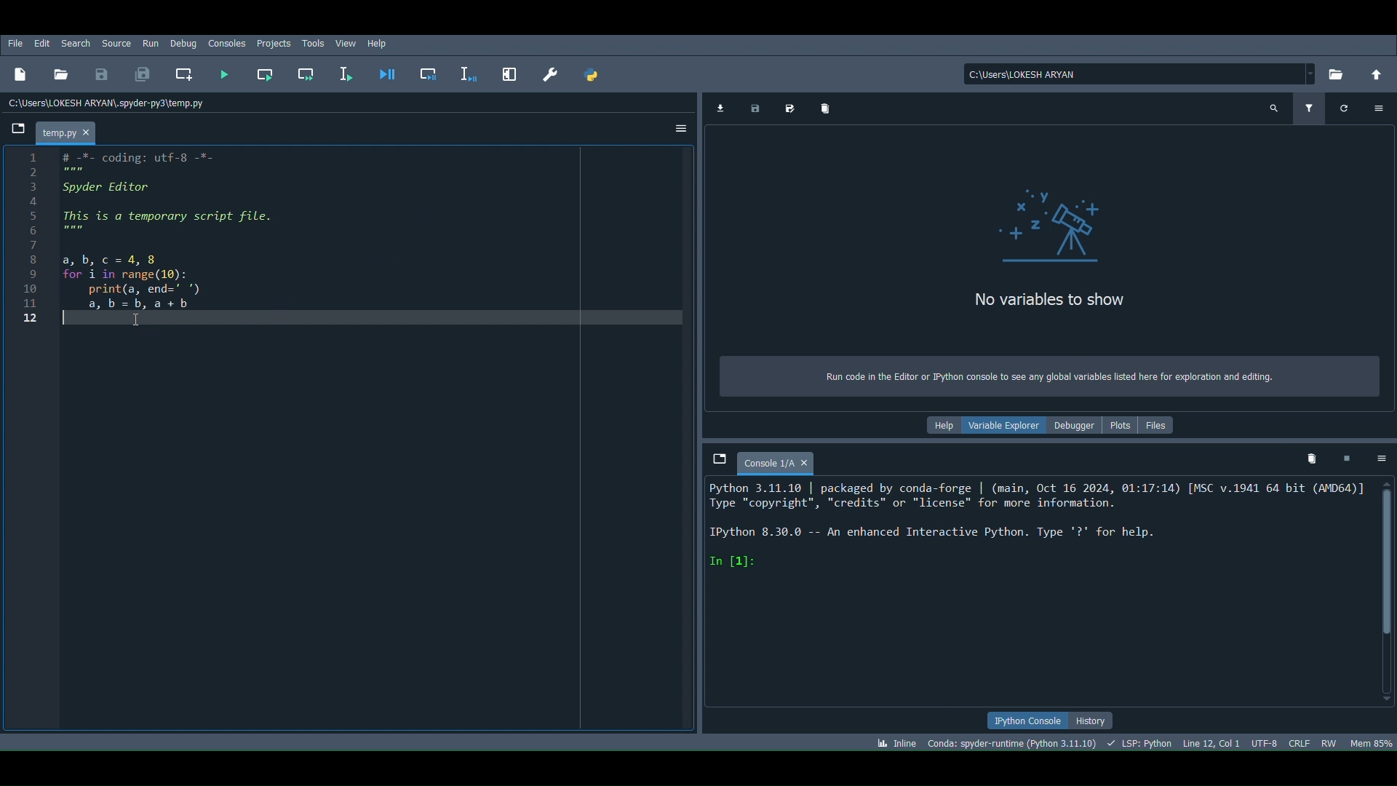 This screenshot has width=1397, height=786. I want to click on Encoding, so click(1266, 741).